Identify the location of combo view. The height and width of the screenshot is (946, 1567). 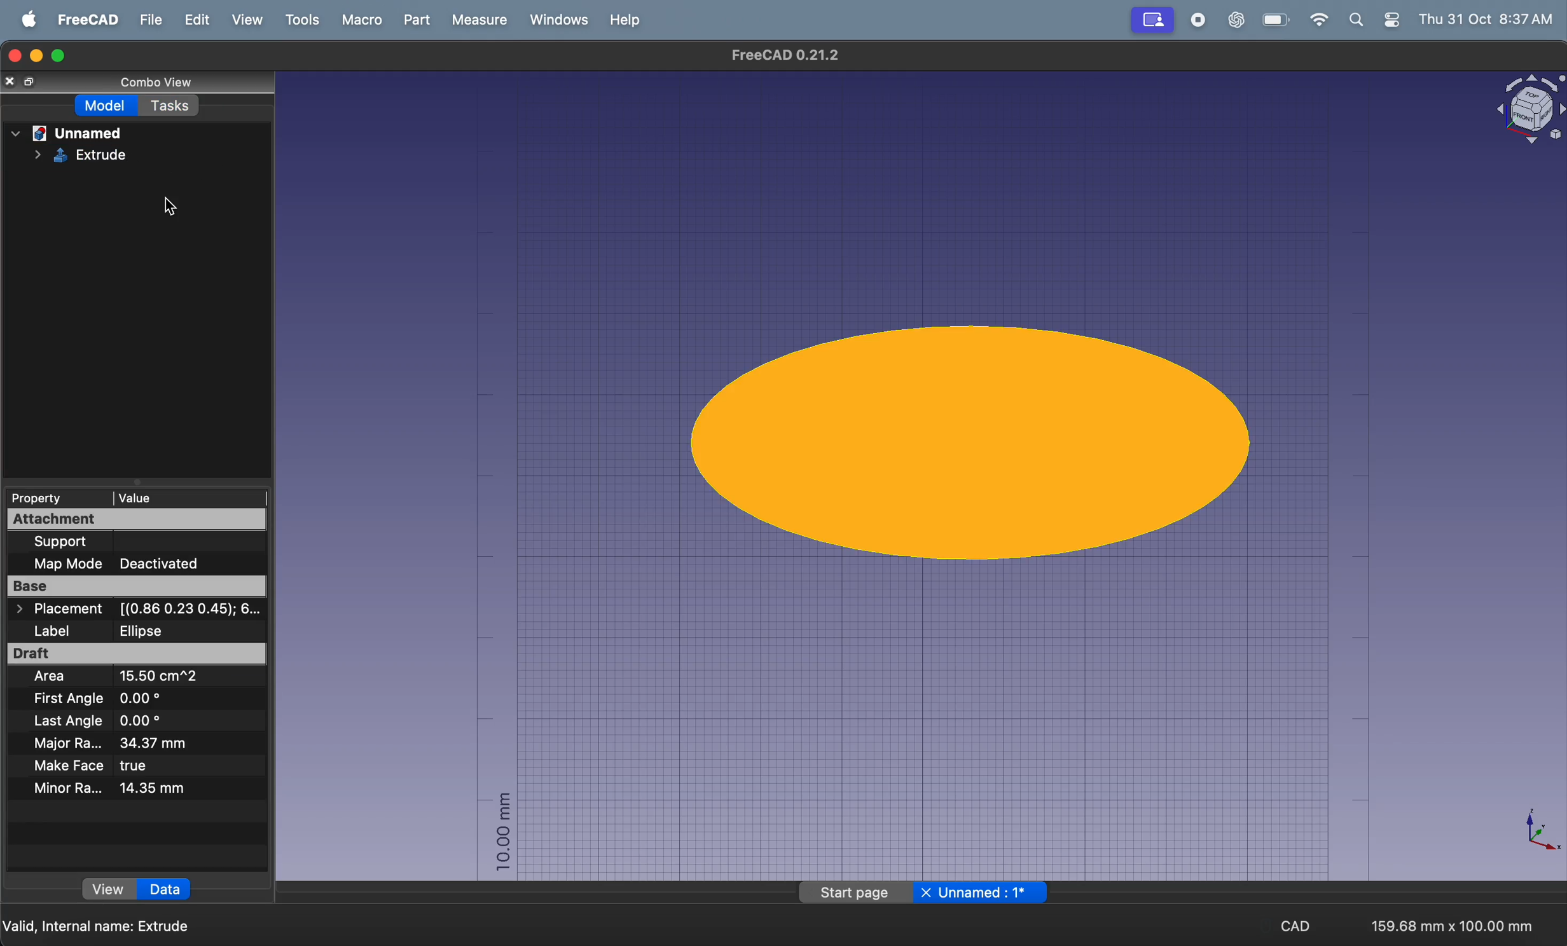
(170, 85).